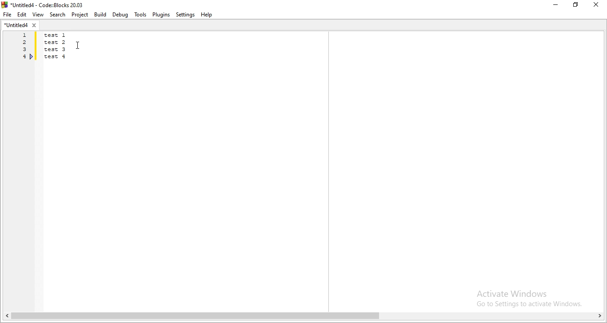 This screenshot has height=323, width=607. I want to click on Project , so click(79, 15).